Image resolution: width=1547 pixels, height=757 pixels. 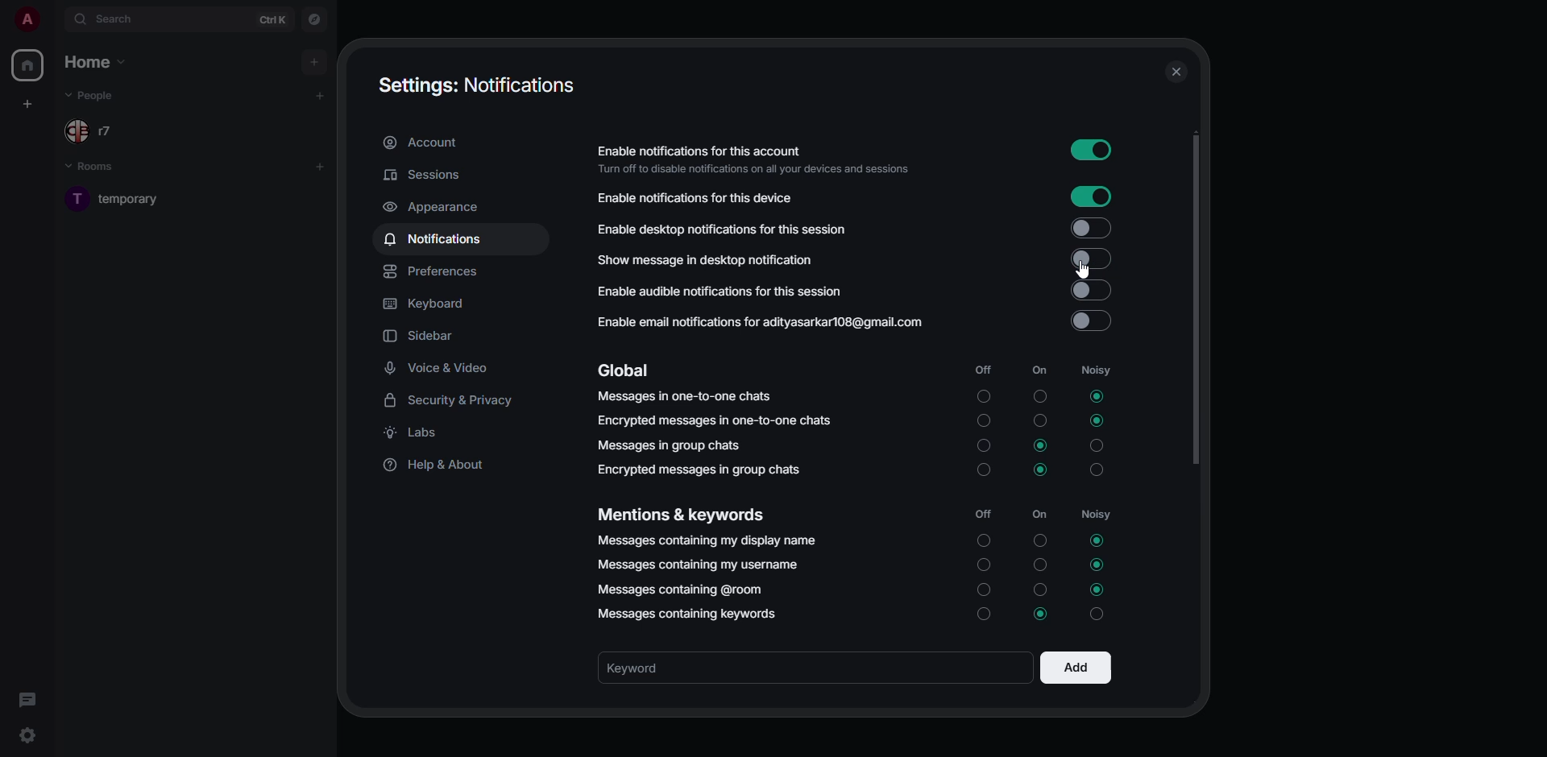 I want to click on off, so click(x=982, y=514).